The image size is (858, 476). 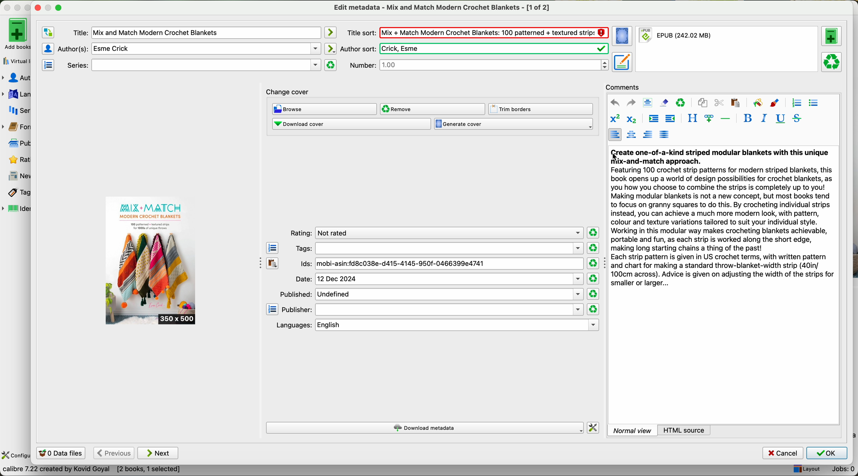 I want to click on set metadata for the book, so click(x=622, y=62).